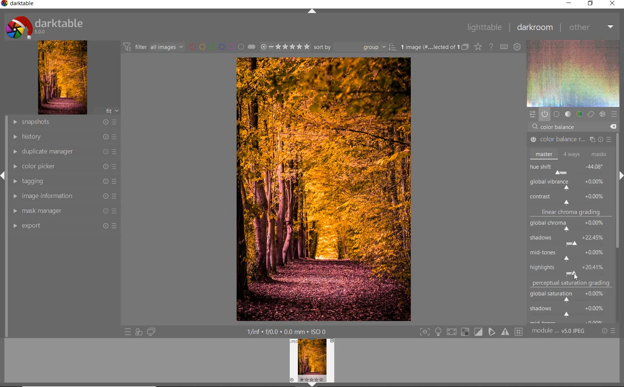  I want to click on selected images, so click(428, 47).